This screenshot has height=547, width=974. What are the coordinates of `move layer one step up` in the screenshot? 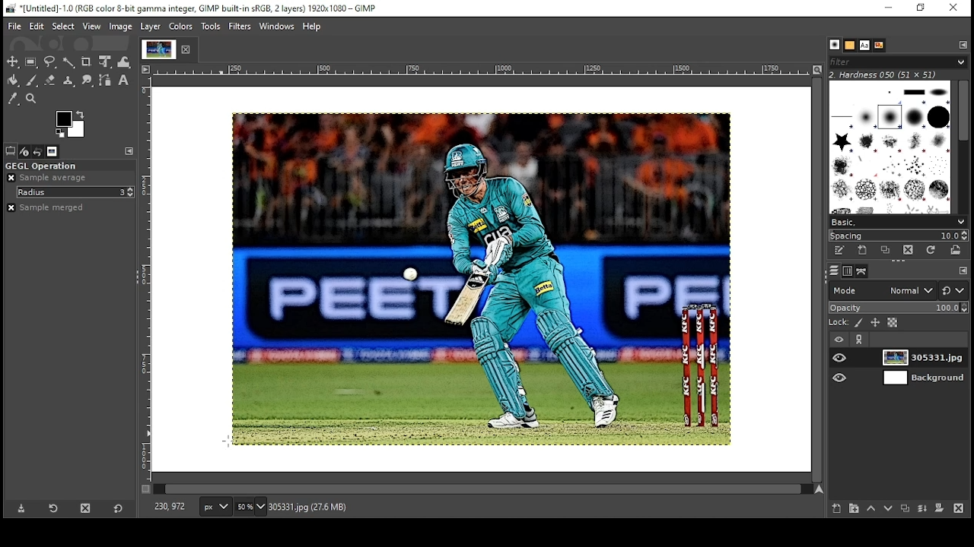 It's located at (871, 509).